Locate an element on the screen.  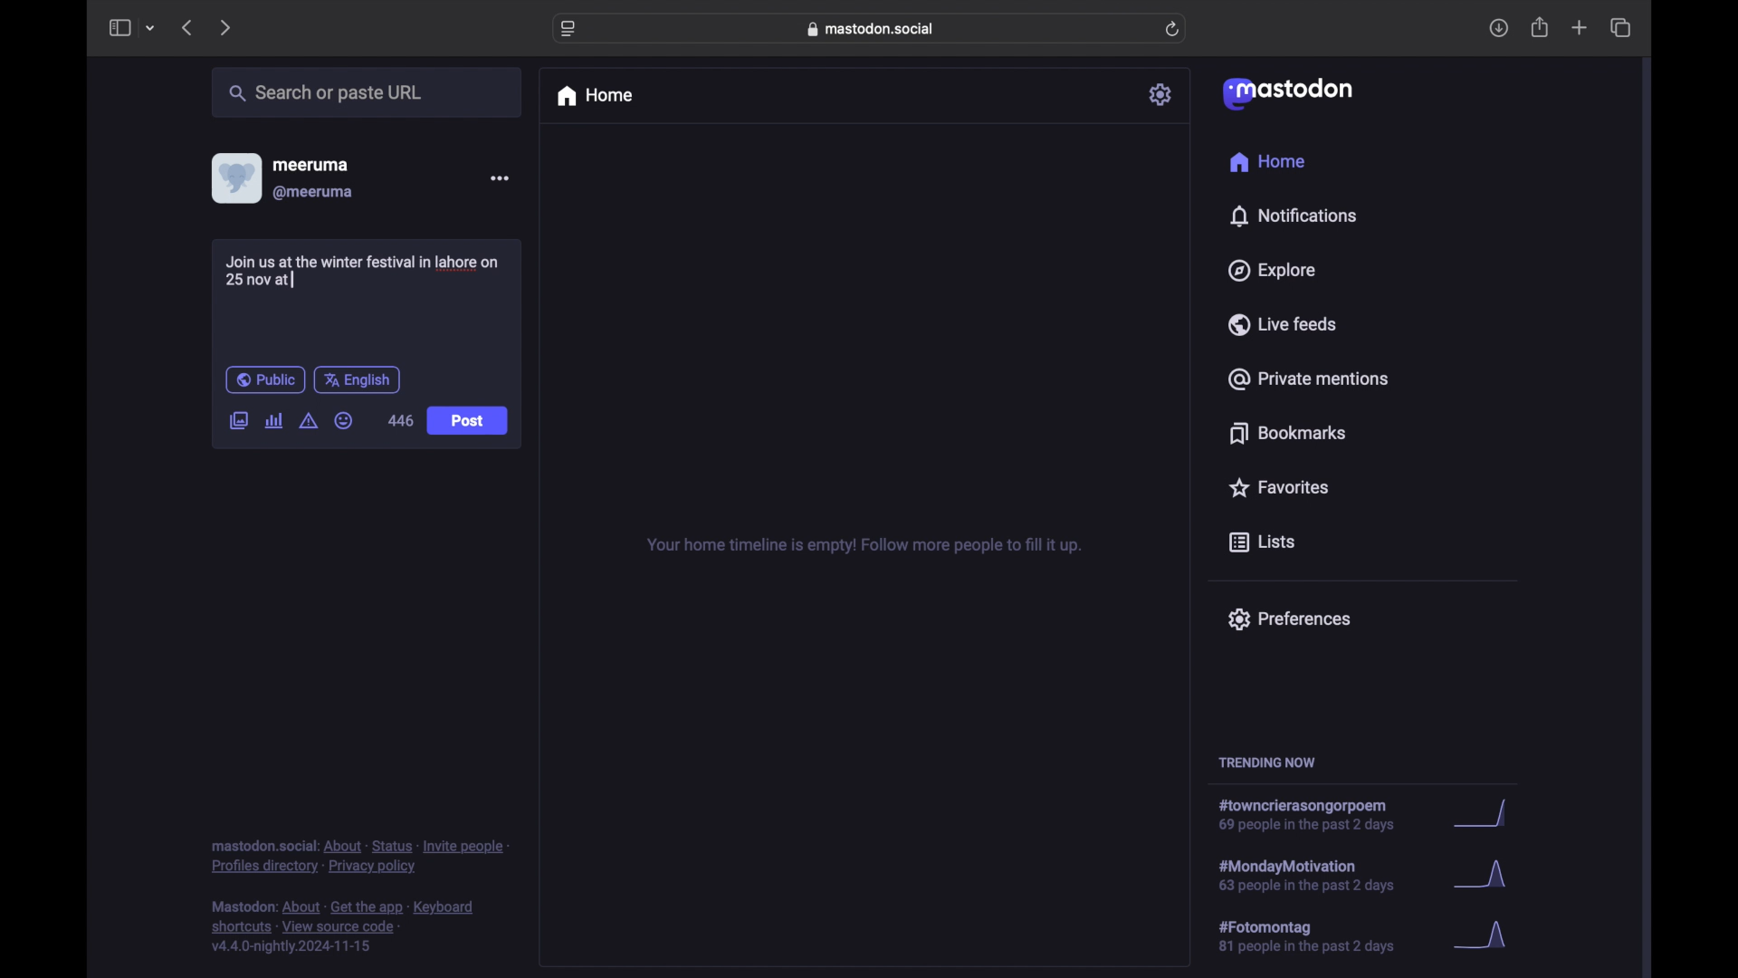
english is located at coordinates (358, 379).